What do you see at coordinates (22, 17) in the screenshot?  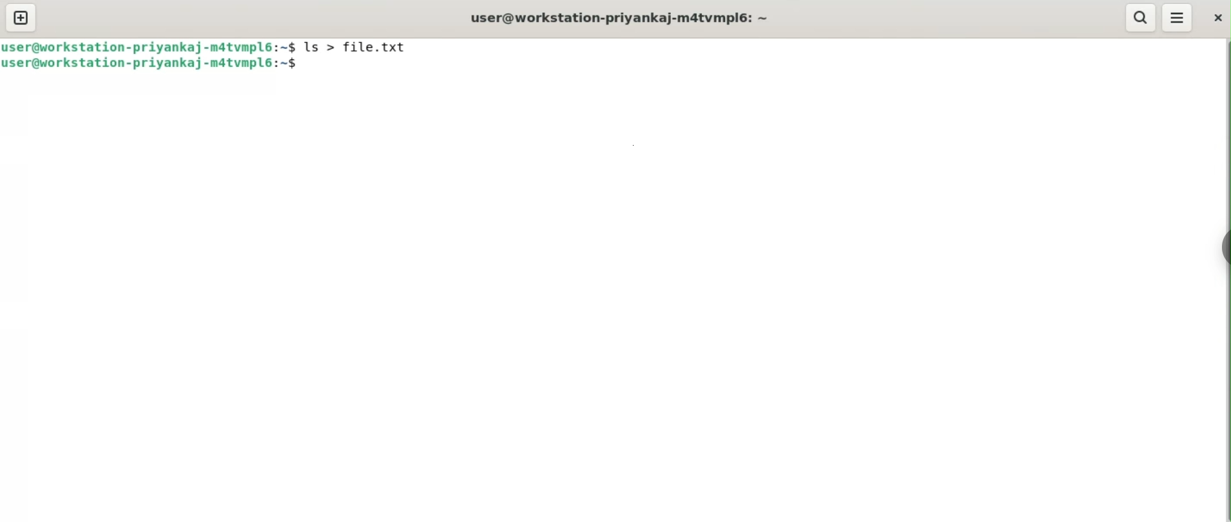 I see `new tab` at bounding box center [22, 17].